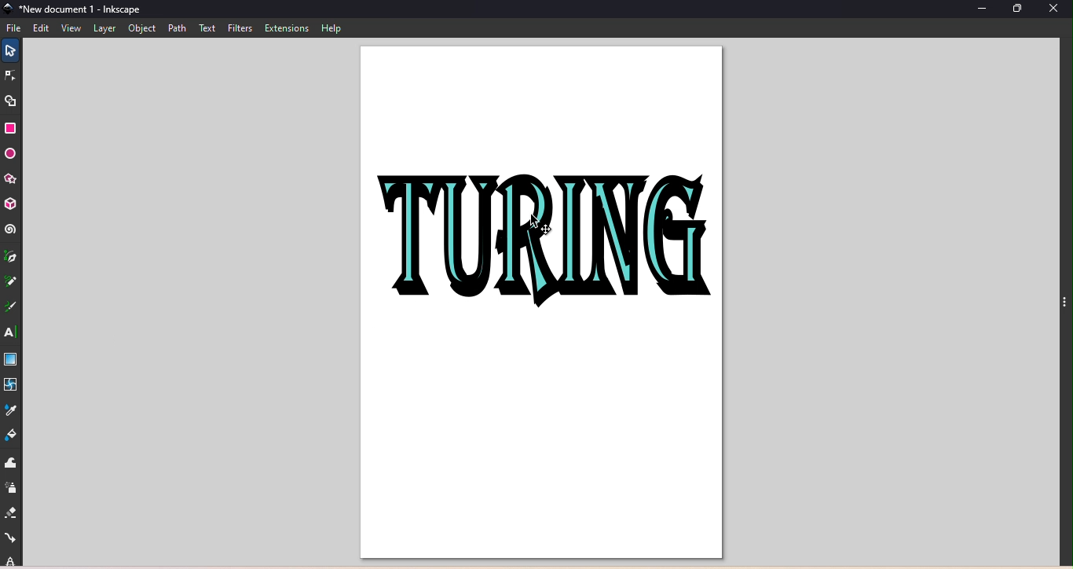  Describe the element at coordinates (69, 29) in the screenshot. I see `View` at that location.